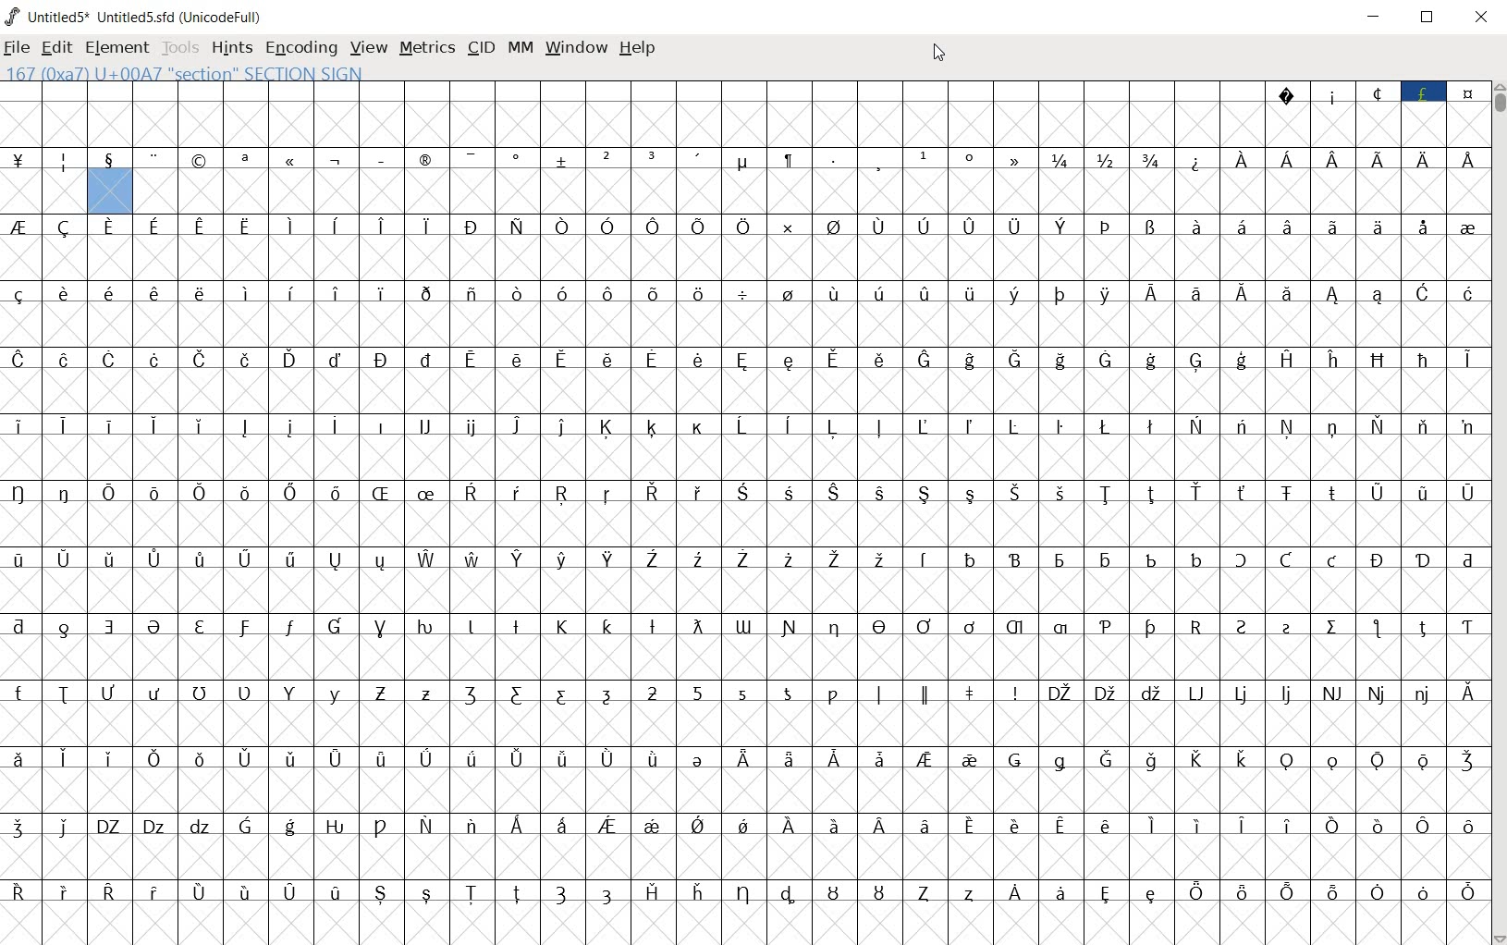 The image size is (1507, 945). I want to click on special symbols, so click(524, 161).